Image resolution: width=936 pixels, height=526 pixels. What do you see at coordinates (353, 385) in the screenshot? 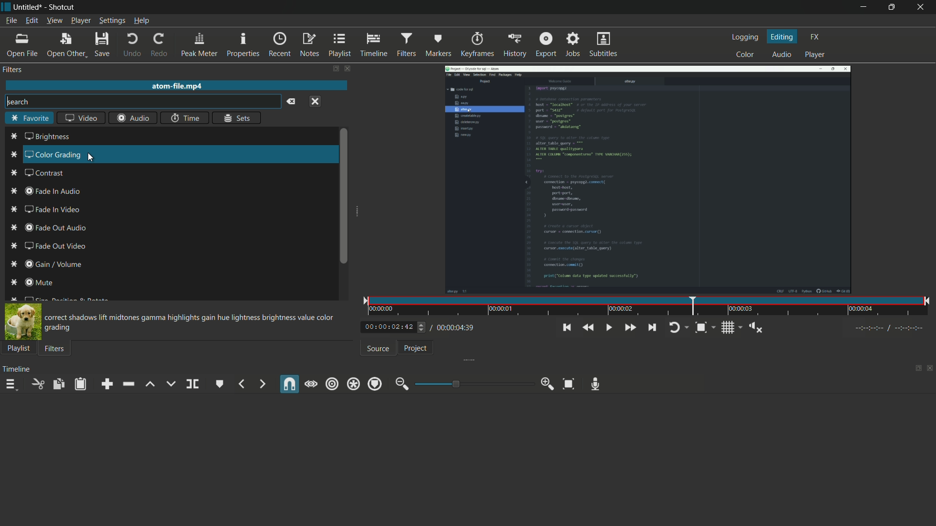
I see `ripple all tracks` at bounding box center [353, 385].